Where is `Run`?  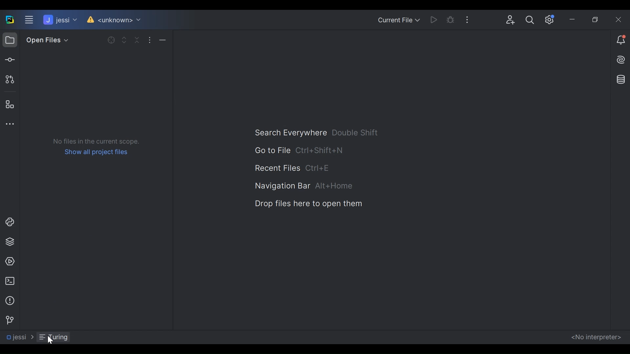
Run is located at coordinates (434, 19).